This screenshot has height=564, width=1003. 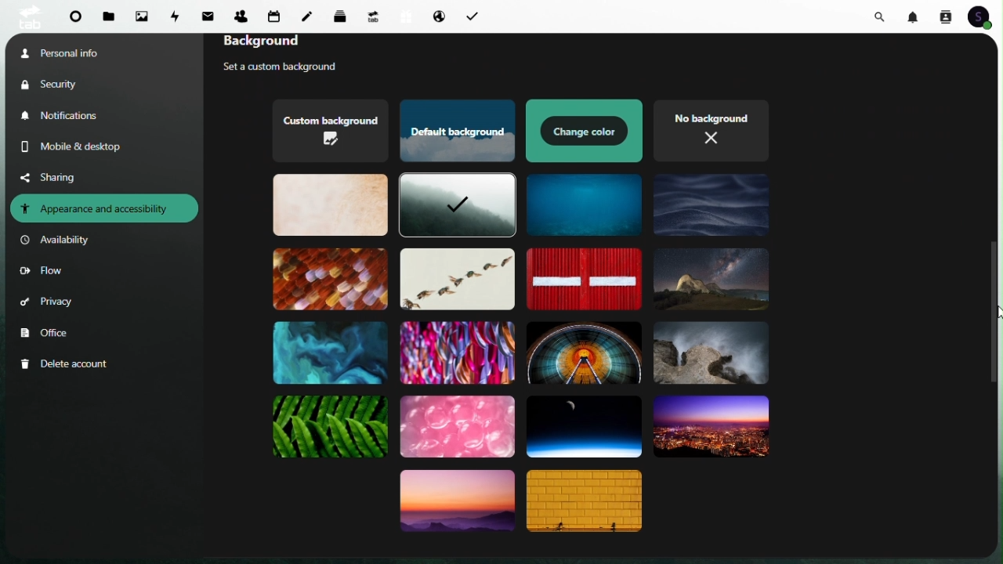 What do you see at coordinates (471, 15) in the screenshot?
I see `Tasks` at bounding box center [471, 15].